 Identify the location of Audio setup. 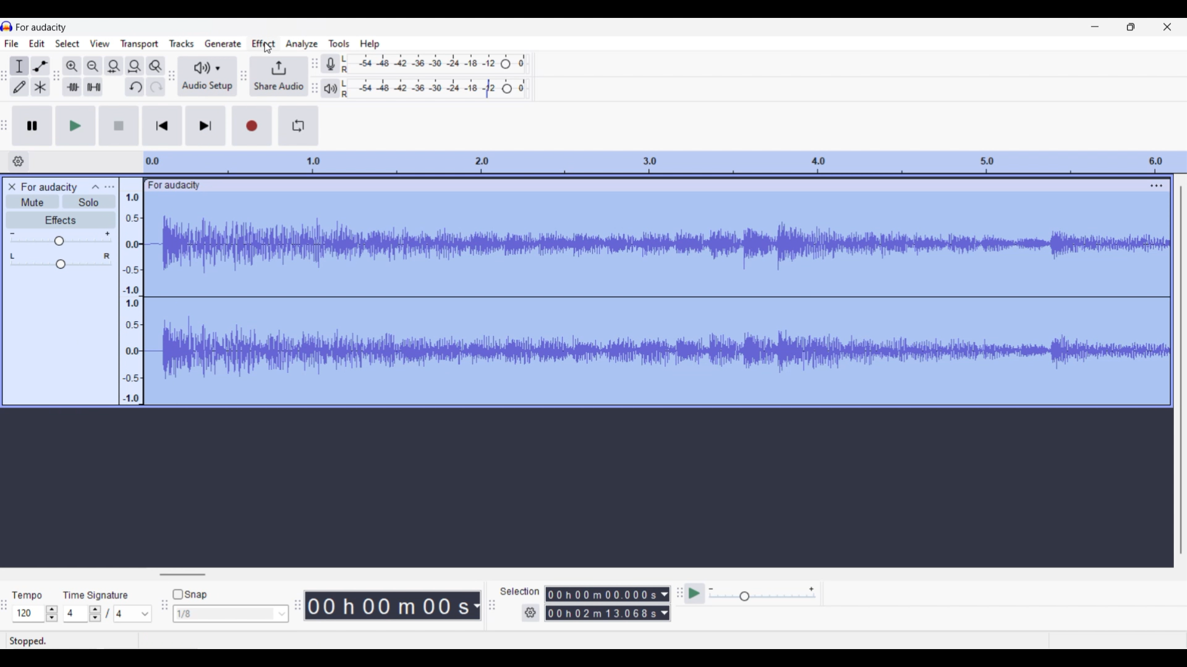
(206, 76).